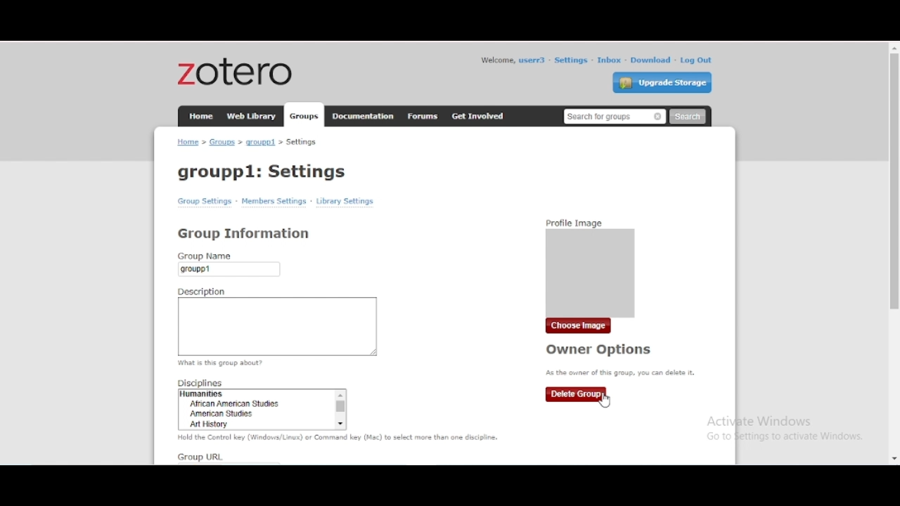  I want to click on groups, so click(303, 115).